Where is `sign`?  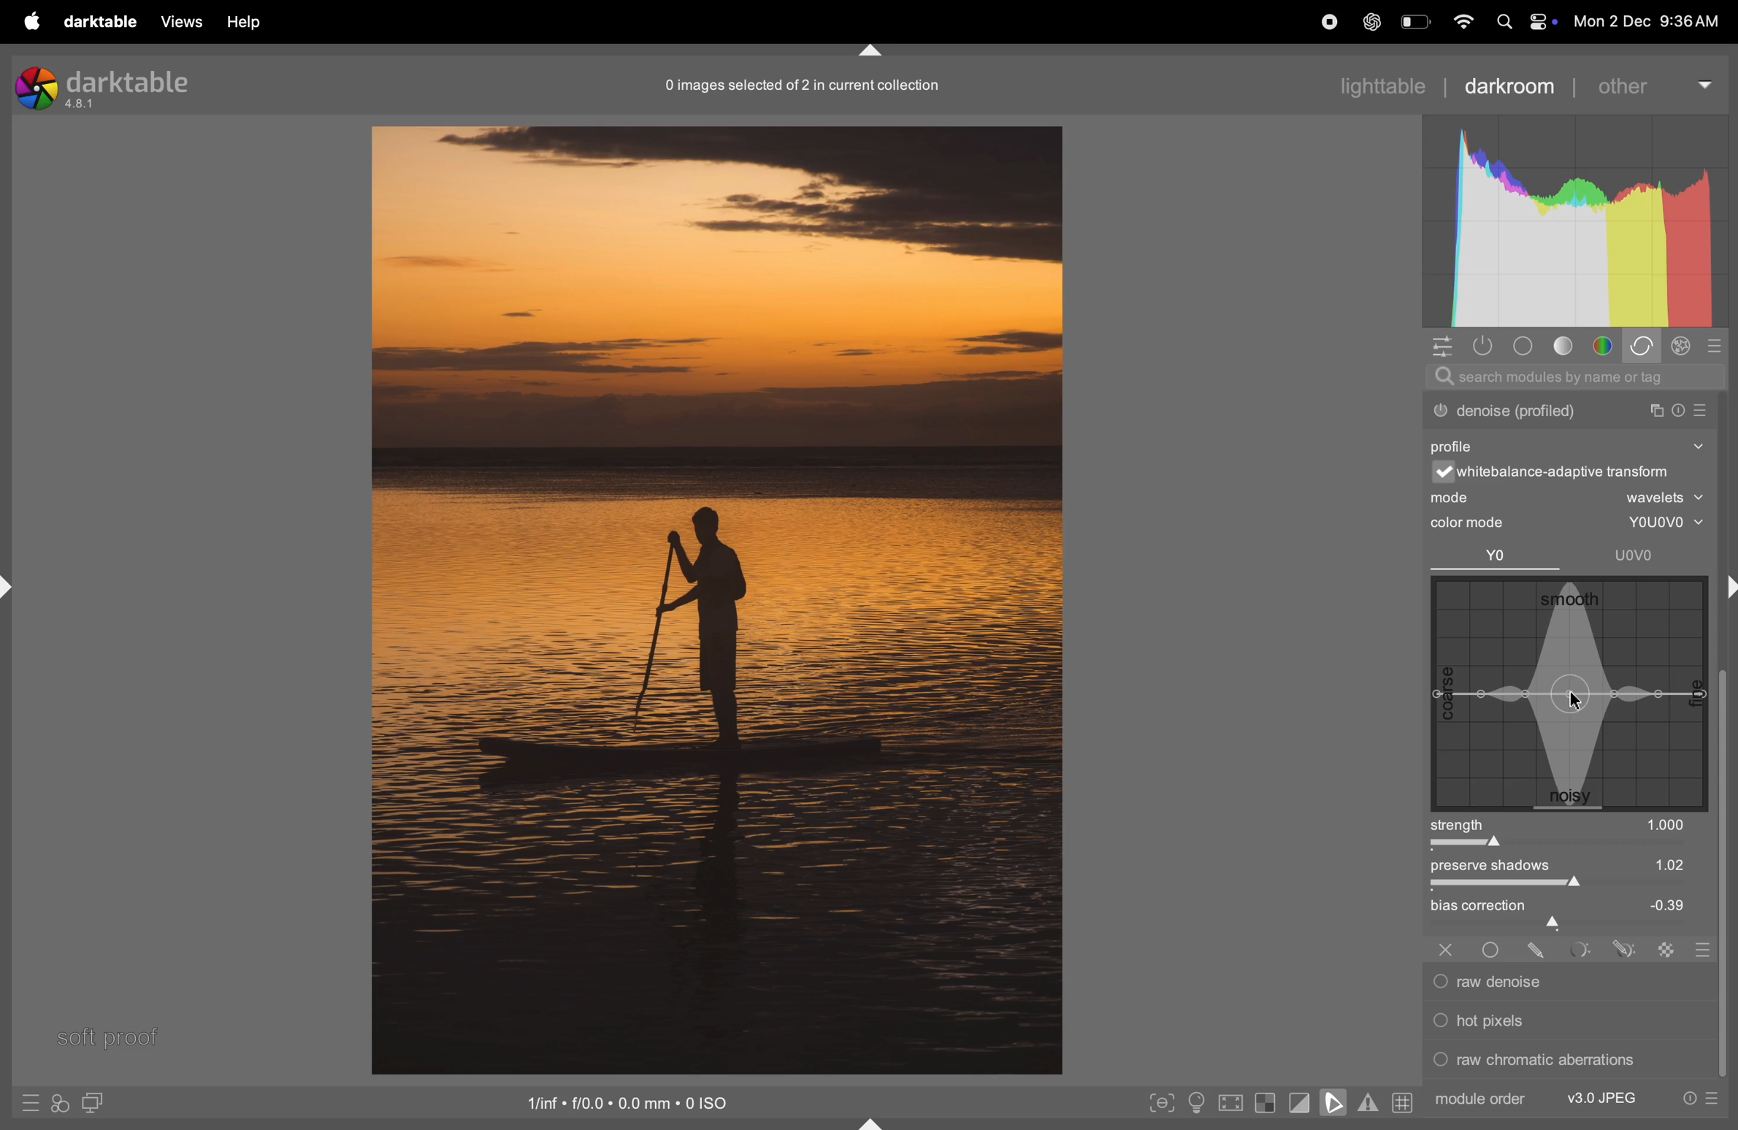
sign is located at coordinates (1716, 348).